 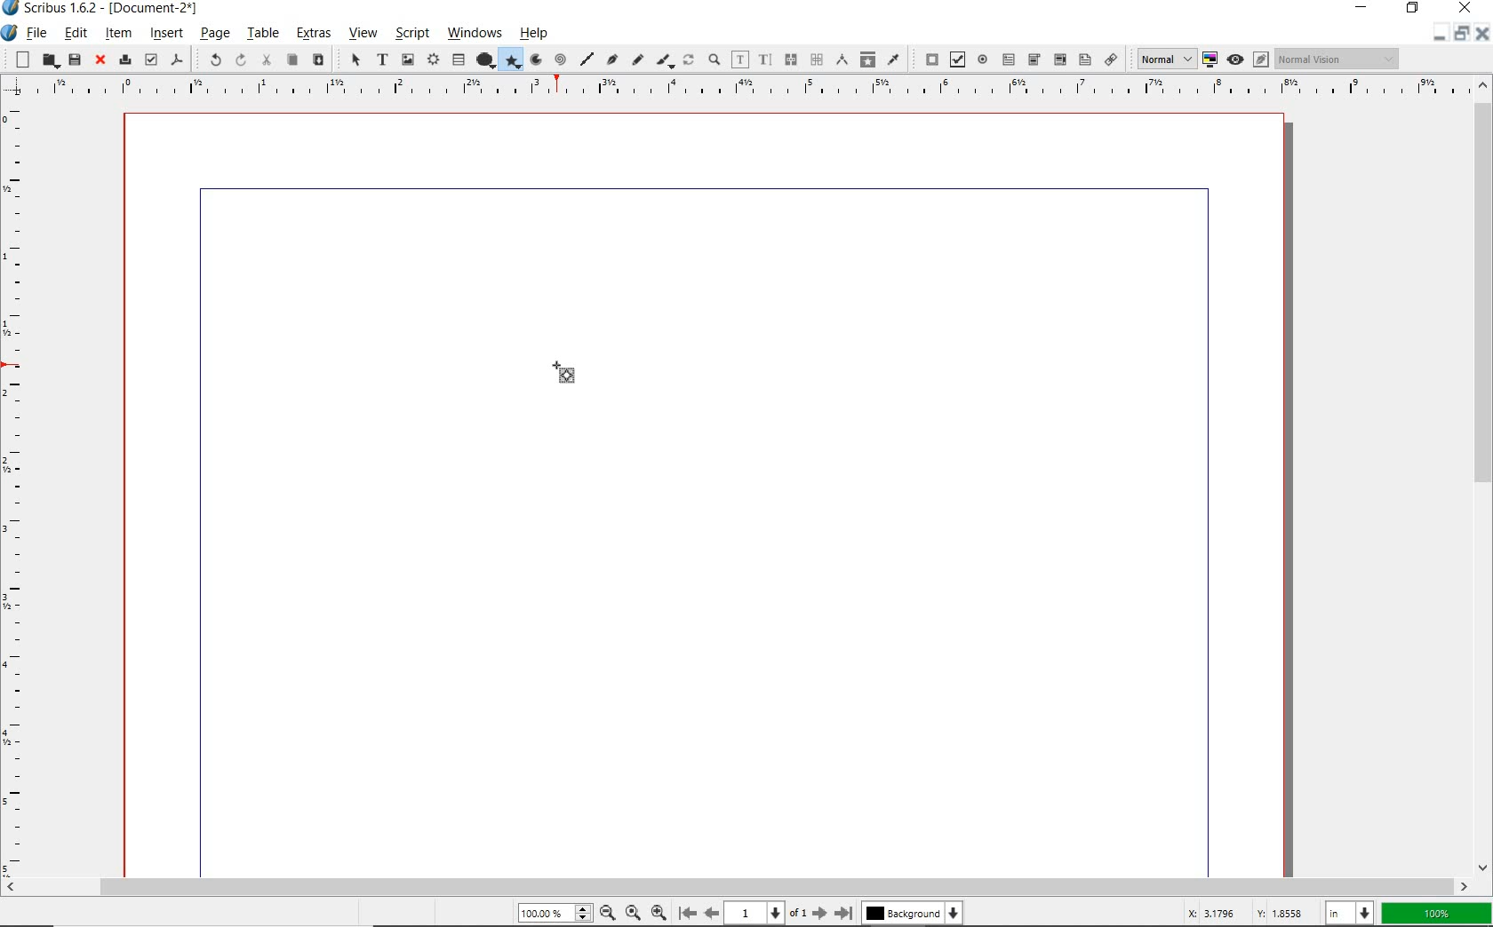 I want to click on insert, so click(x=165, y=33).